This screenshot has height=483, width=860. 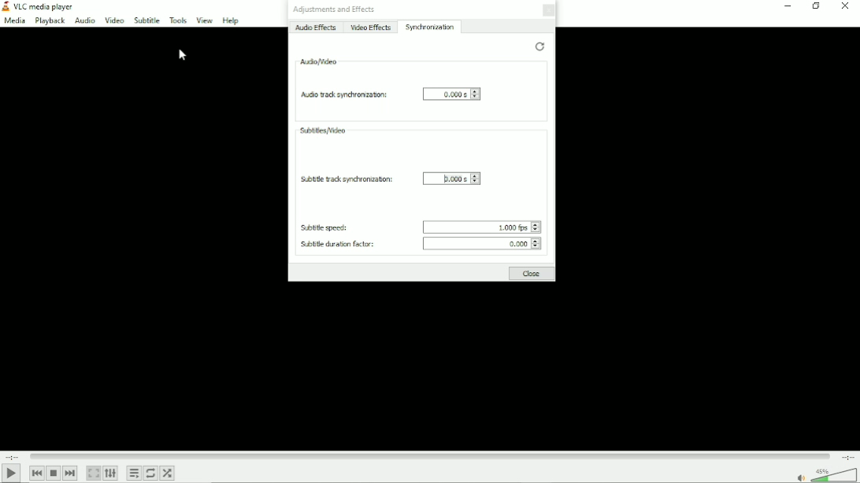 What do you see at coordinates (38, 6) in the screenshot?
I see `VLC media player` at bounding box center [38, 6].